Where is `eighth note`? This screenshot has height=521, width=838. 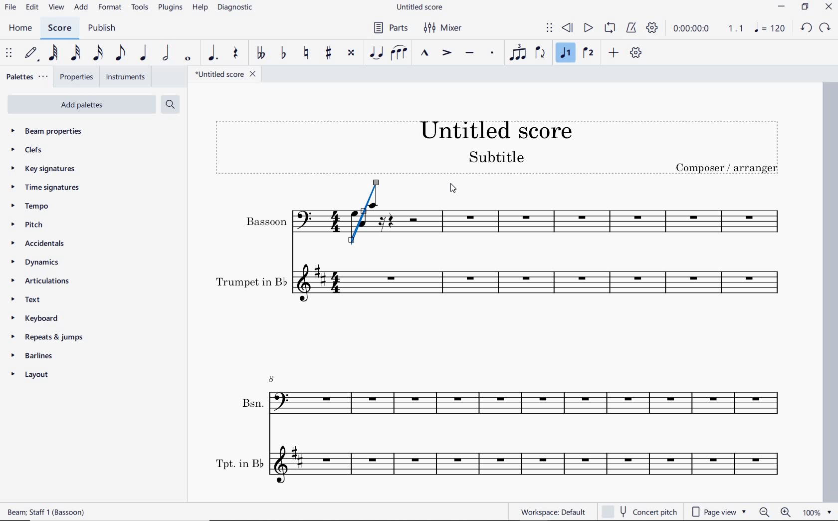
eighth note is located at coordinates (121, 53).